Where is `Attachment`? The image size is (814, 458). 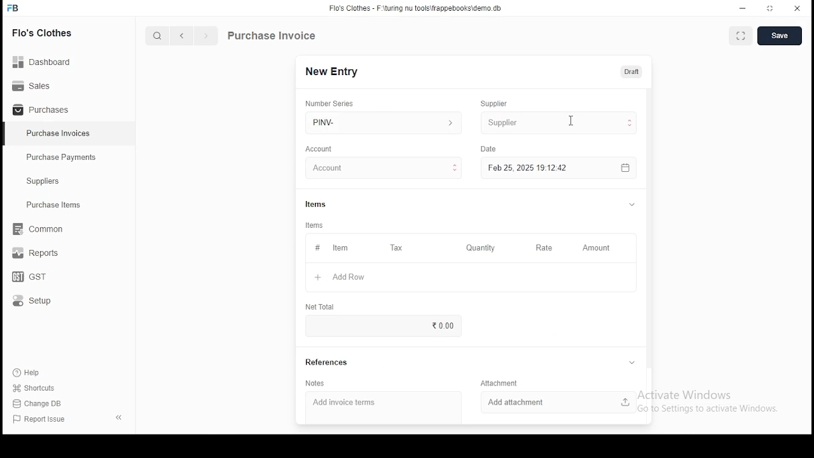 Attachment is located at coordinates (501, 383).